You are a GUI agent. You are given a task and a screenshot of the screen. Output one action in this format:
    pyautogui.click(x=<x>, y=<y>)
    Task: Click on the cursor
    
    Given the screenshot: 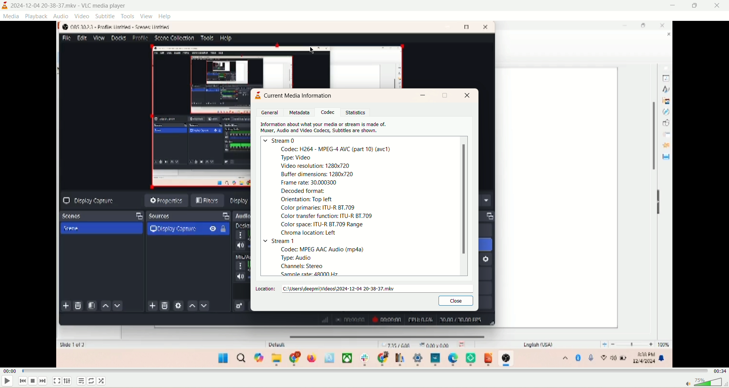 What is the action you would take?
    pyautogui.click(x=312, y=50)
    